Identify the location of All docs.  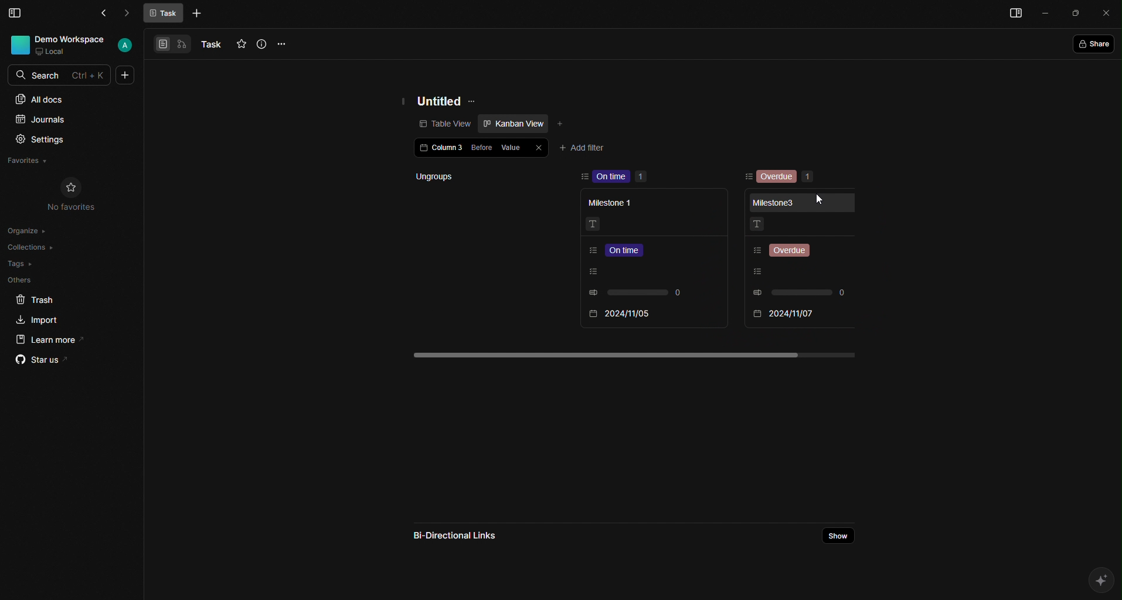
(40, 100).